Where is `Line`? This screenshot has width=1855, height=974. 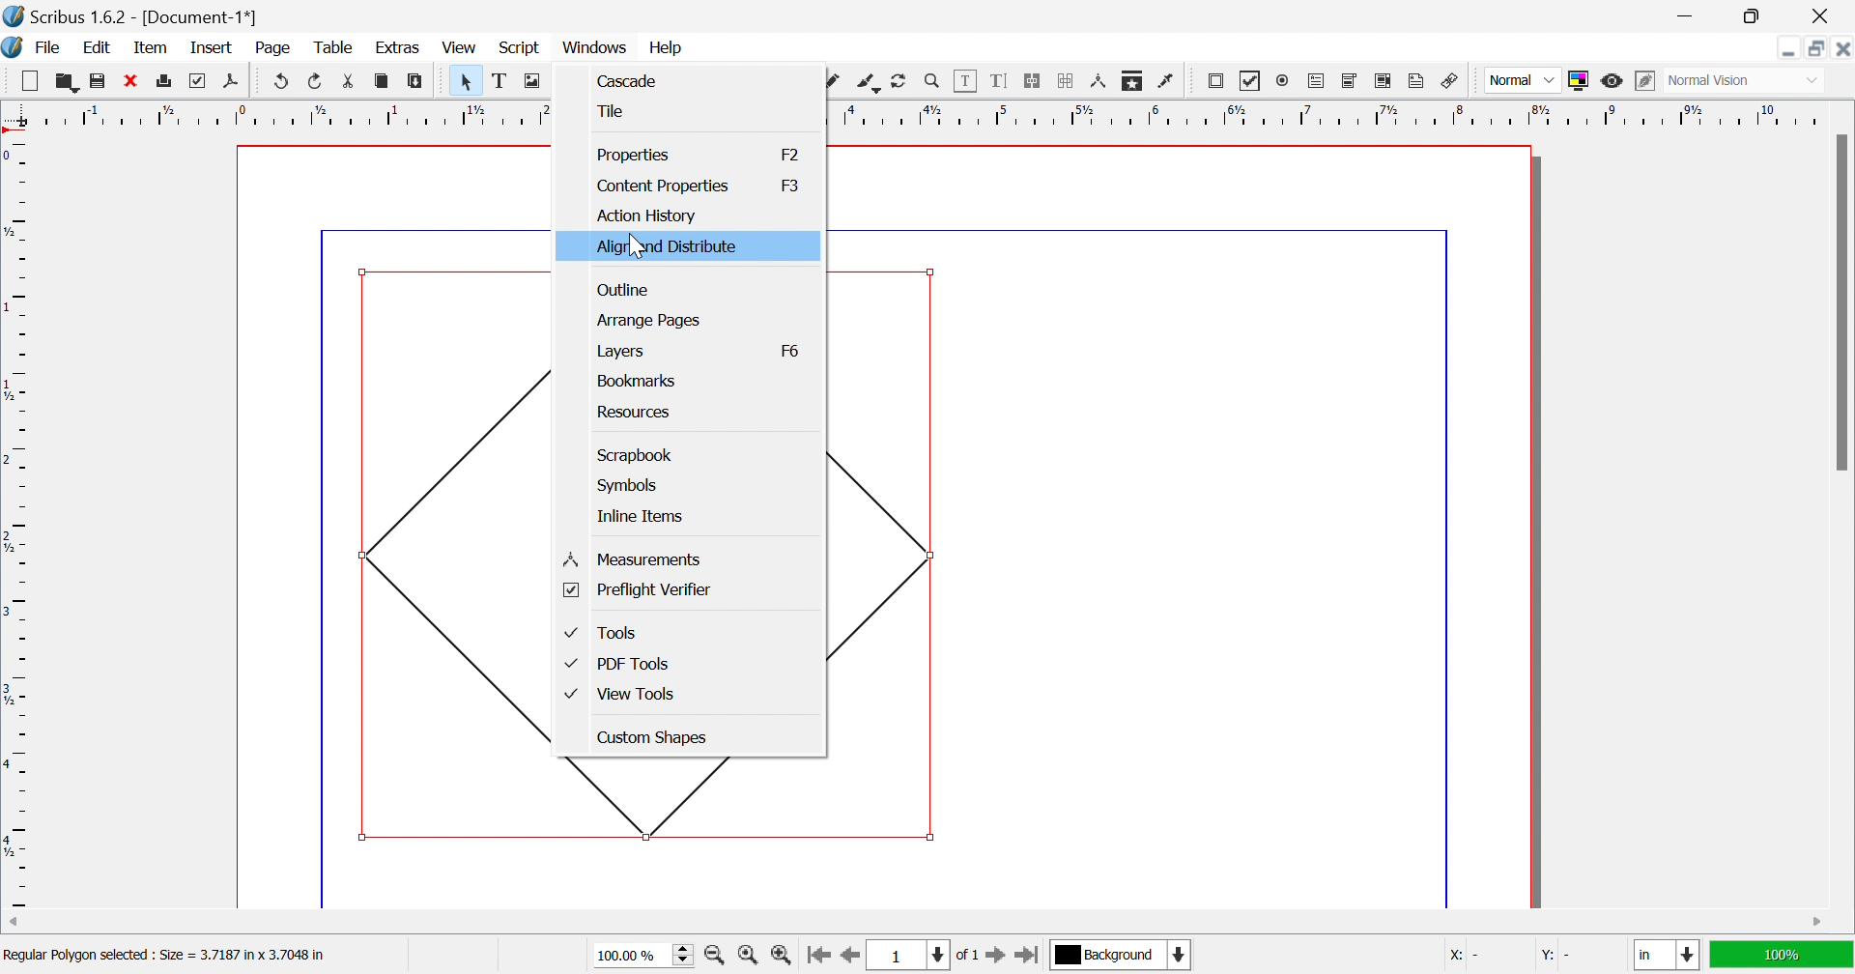
Line is located at coordinates (766, 80).